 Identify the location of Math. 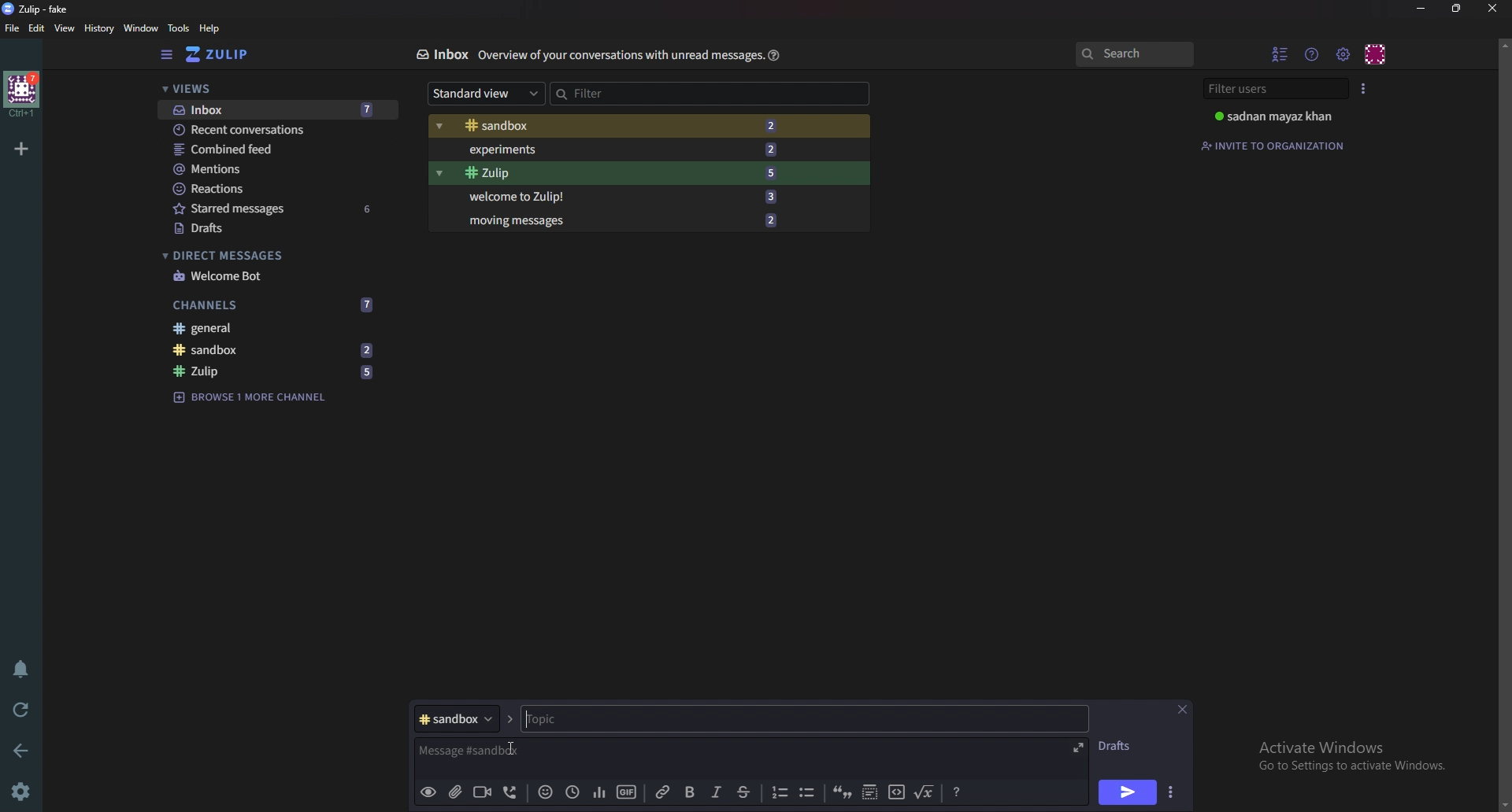
(925, 790).